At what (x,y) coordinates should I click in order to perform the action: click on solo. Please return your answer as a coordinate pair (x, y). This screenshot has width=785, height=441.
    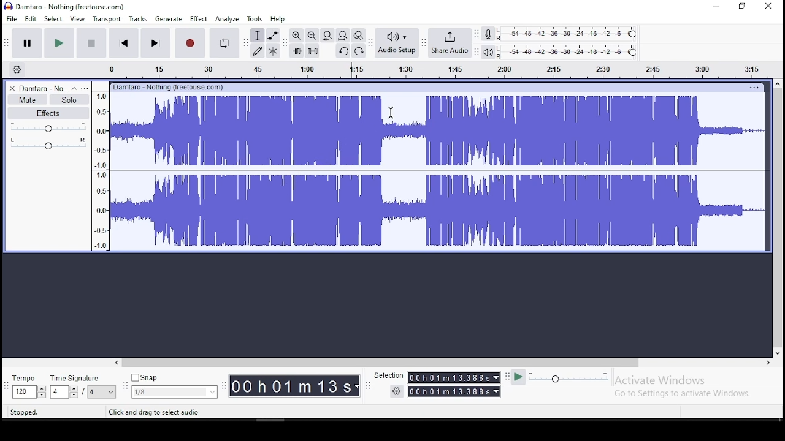
    Looking at the image, I should click on (69, 99).